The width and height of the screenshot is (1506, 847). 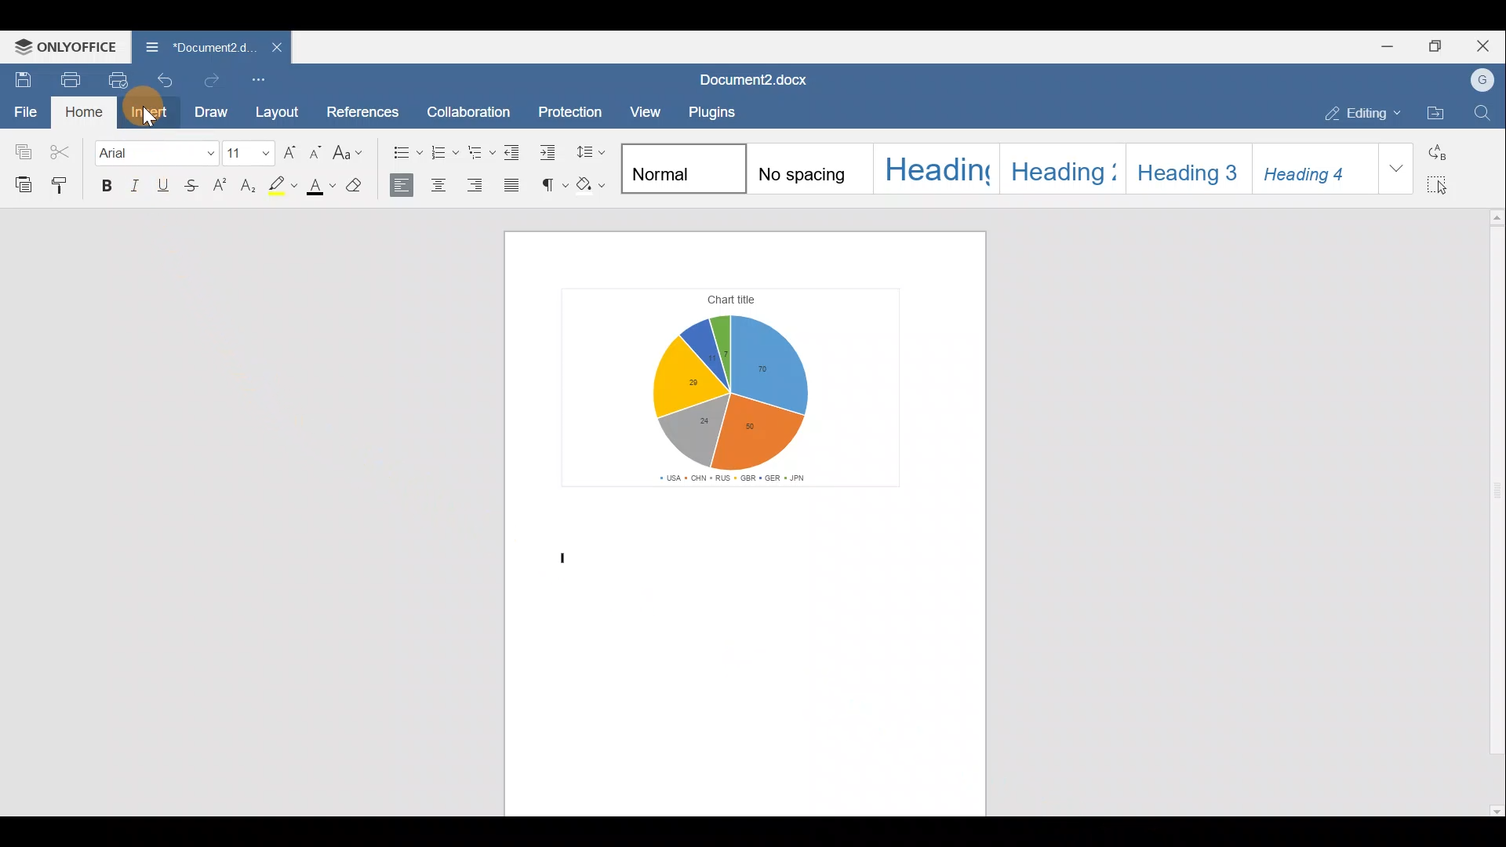 I want to click on File, so click(x=23, y=111).